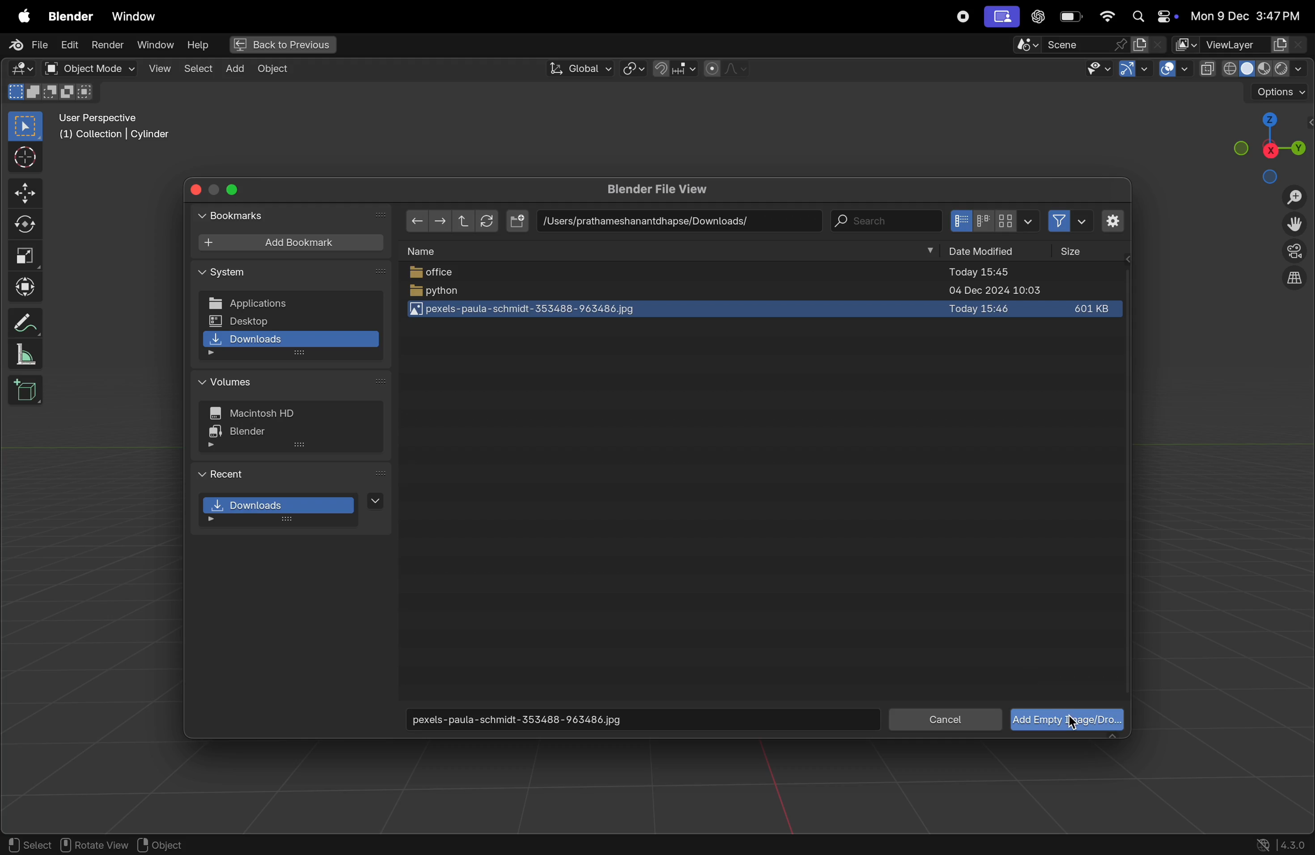 The height and width of the screenshot is (855, 1315). What do you see at coordinates (290, 302) in the screenshot?
I see `applications` at bounding box center [290, 302].